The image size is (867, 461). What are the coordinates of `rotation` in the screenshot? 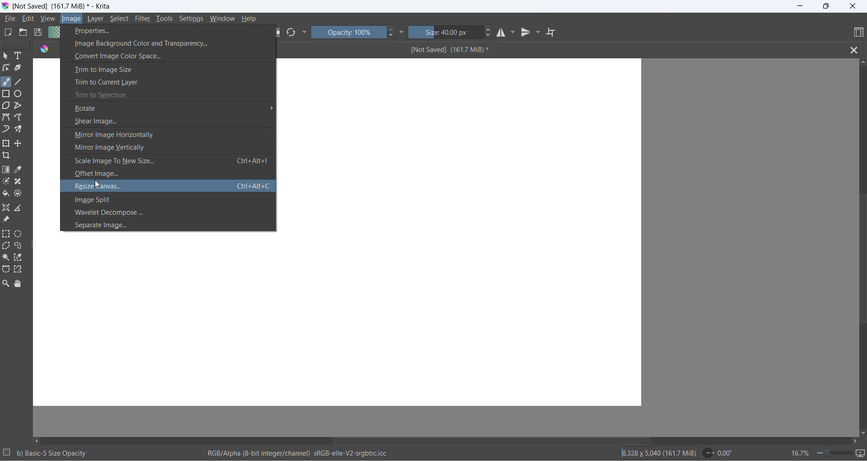 It's located at (721, 453).